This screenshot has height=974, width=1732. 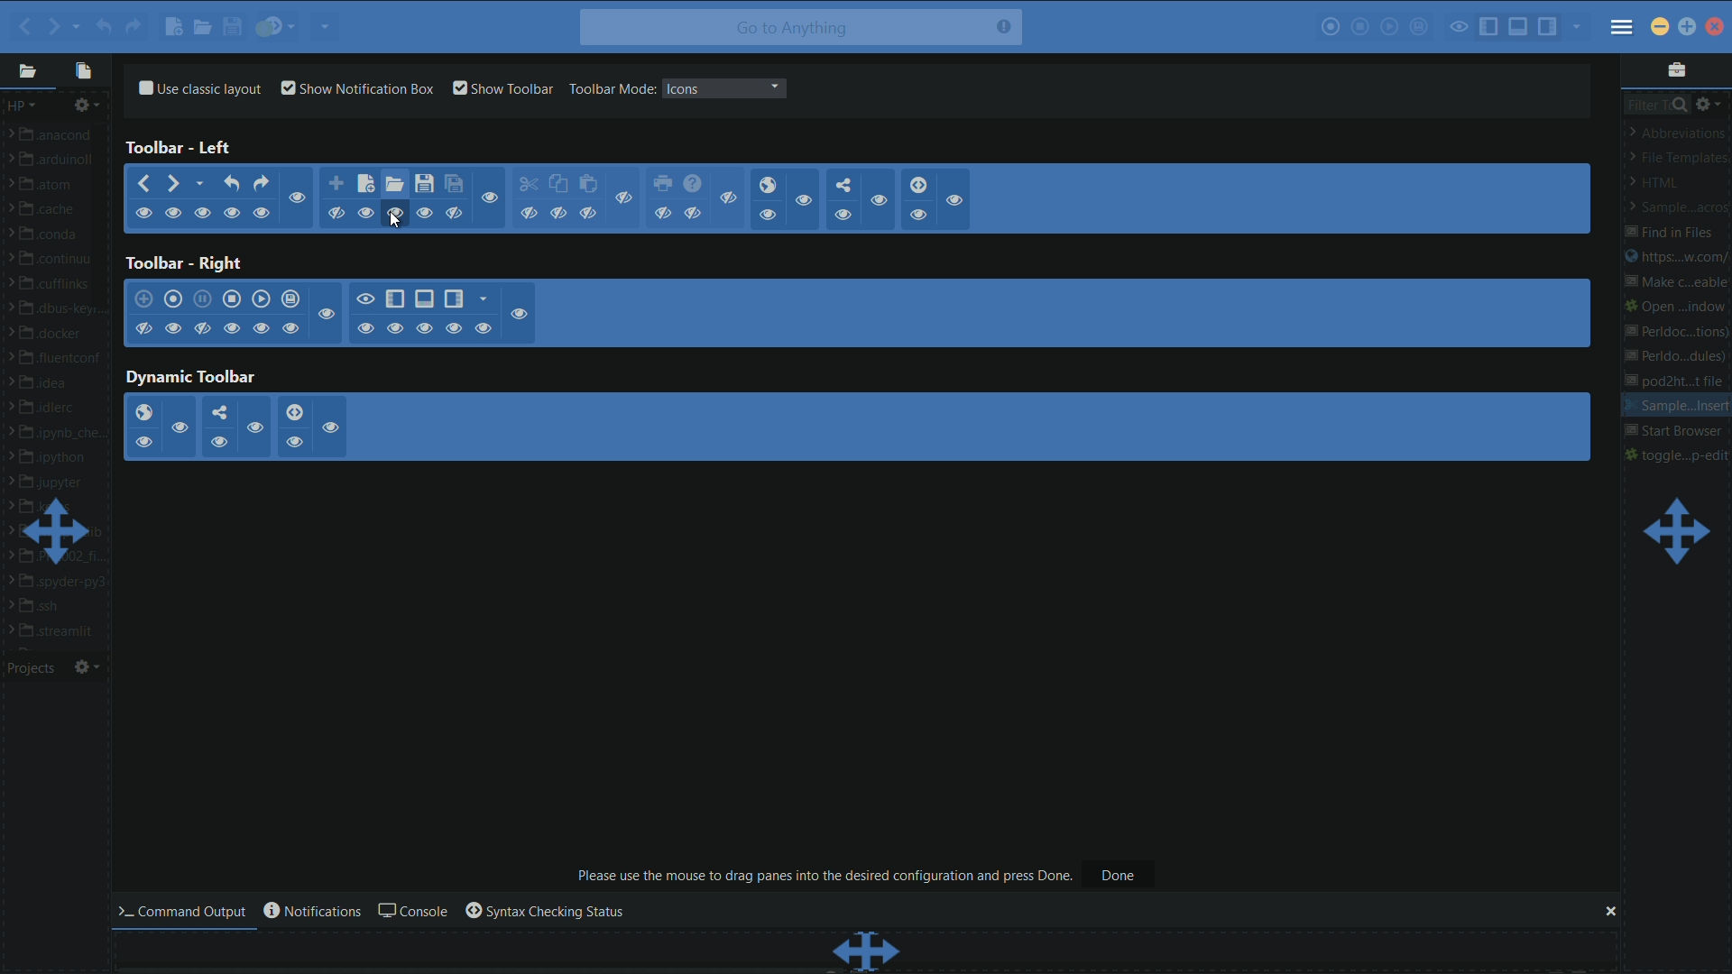 I want to click on show/hide, so click(x=174, y=215).